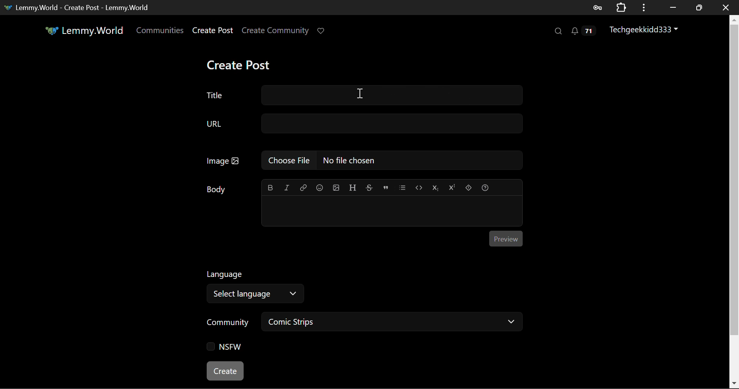 The width and height of the screenshot is (739, 389). What do you see at coordinates (642, 30) in the screenshot?
I see `Techgeekkidd333` at bounding box center [642, 30].